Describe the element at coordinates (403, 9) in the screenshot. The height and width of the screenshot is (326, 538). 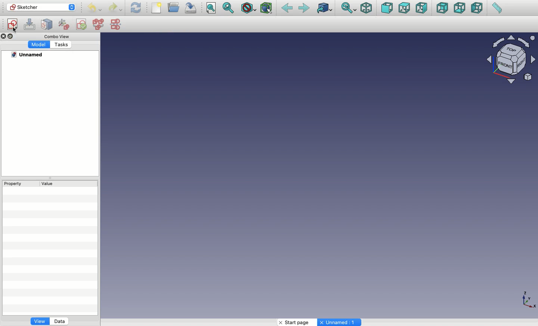
I see `Top` at that location.